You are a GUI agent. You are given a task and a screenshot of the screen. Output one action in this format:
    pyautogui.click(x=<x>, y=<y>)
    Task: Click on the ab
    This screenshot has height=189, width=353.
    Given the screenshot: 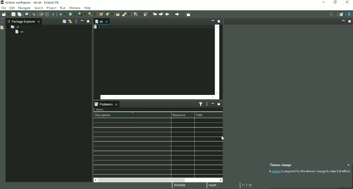 What is the action you would take?
    pyautogui.click(x=20, y=32)
    